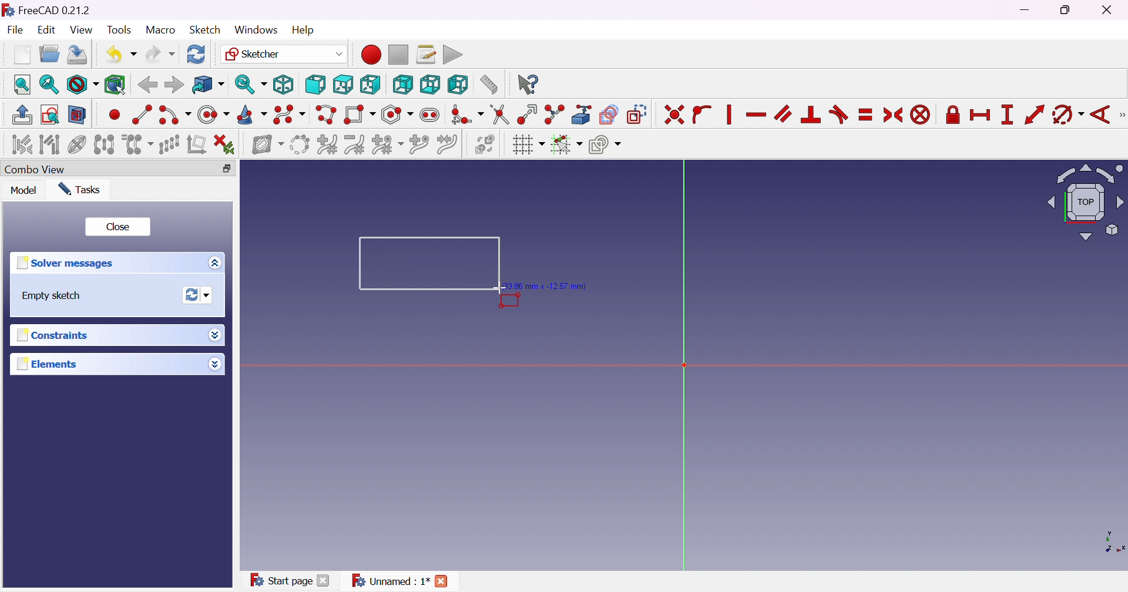 The width and height of the screenshot is (1128, 592). I want to click on Remove axis alignment, so click(196, 144).